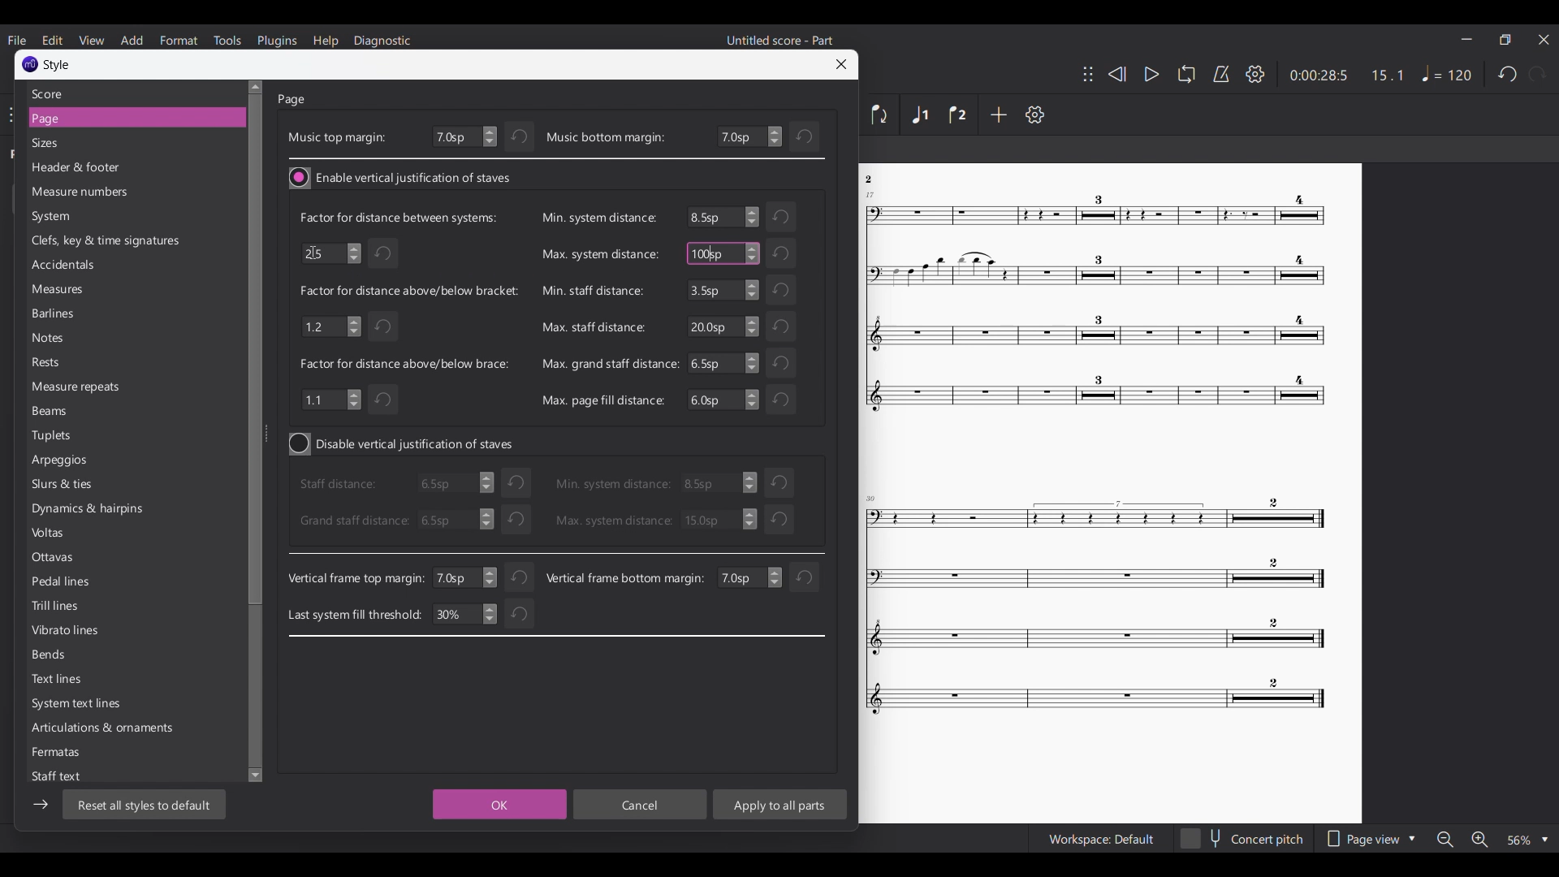 Image resolution: width=1559 pixels, height=877 pixels. I want to click on 2.5, so click(330, 252).